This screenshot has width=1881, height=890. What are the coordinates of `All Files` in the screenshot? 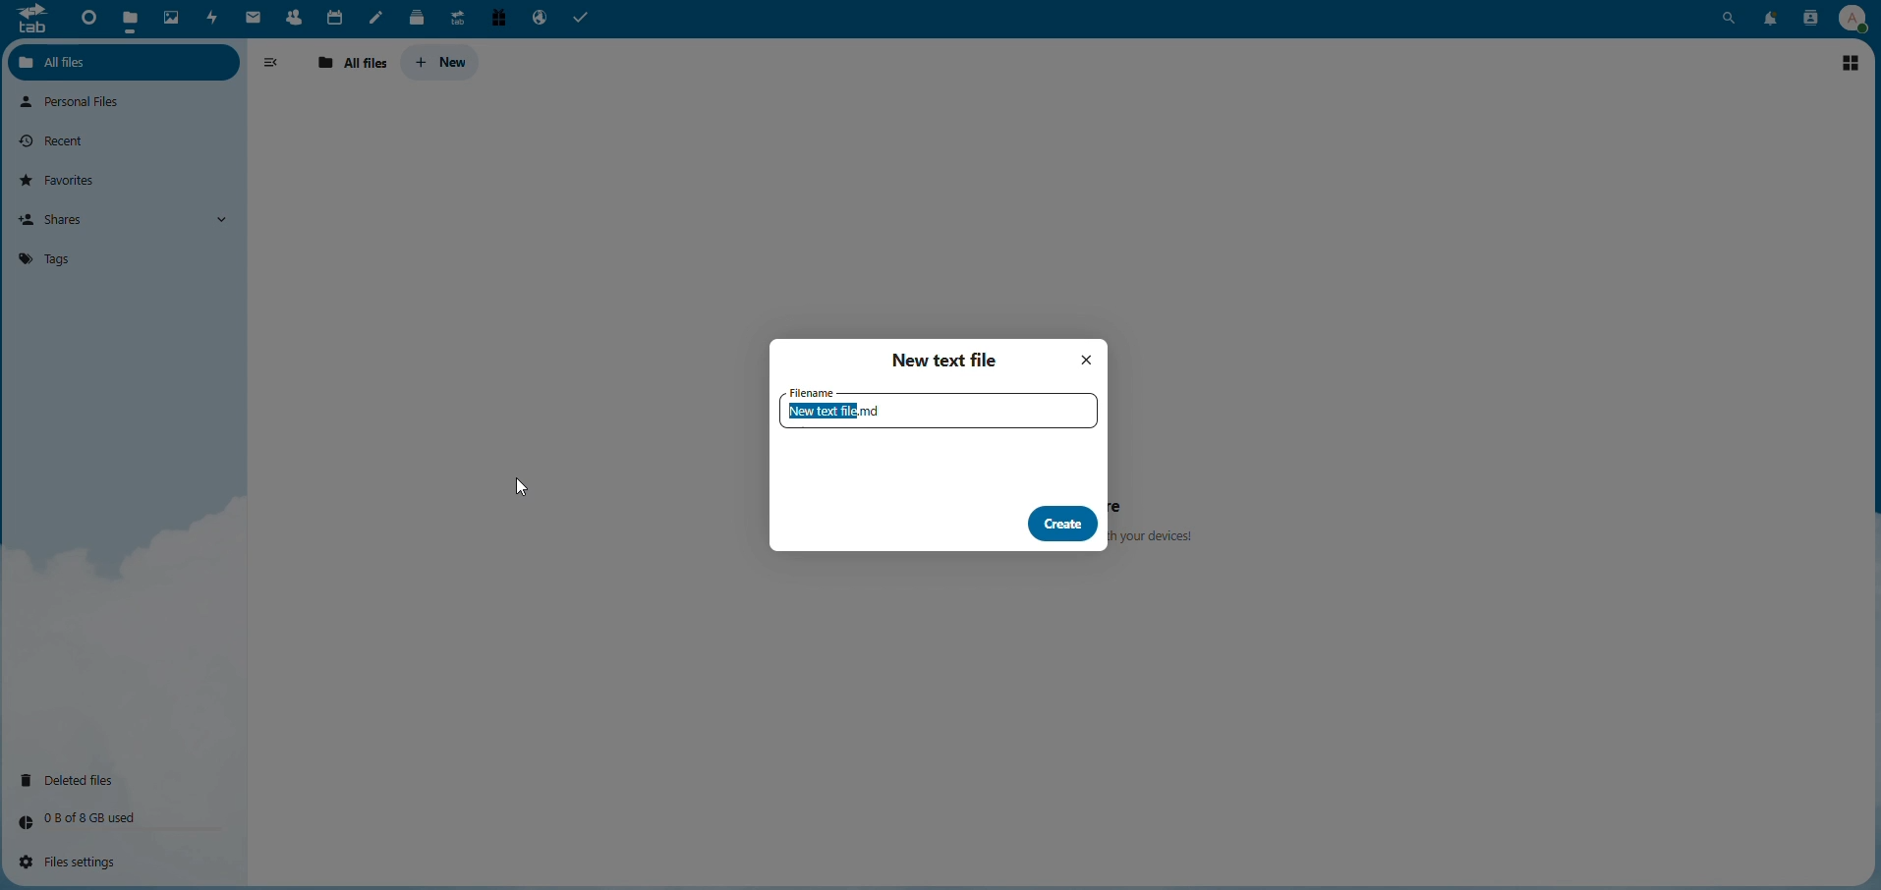 It's located at (76, 61).